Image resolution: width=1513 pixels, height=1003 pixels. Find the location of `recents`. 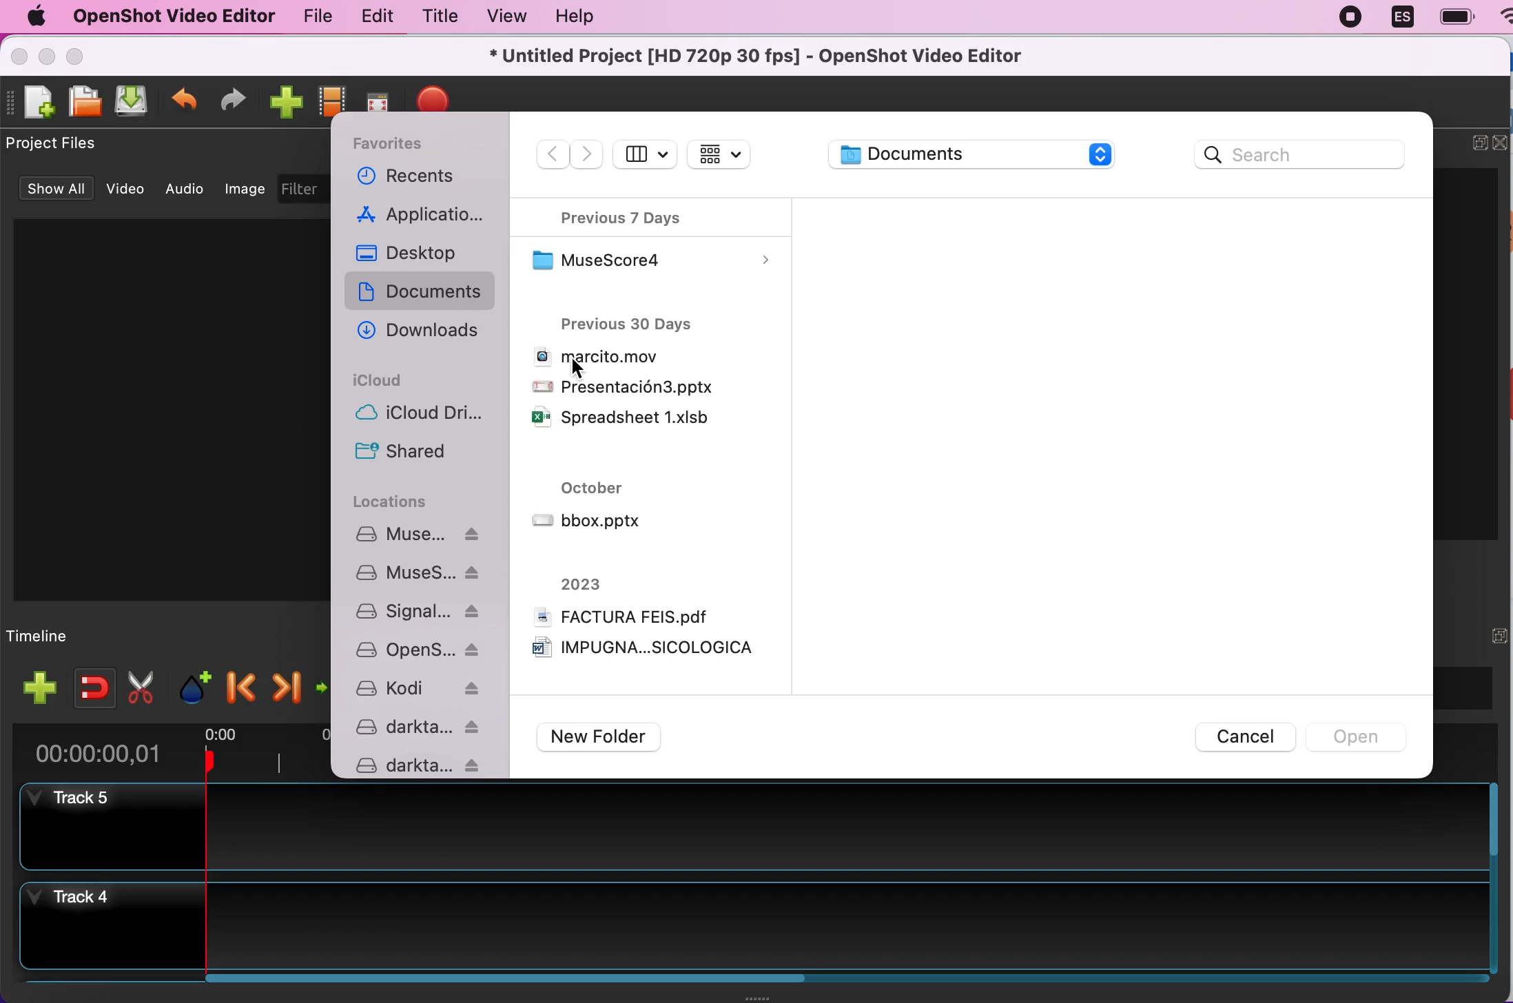

recents is located at coordinates (417, 178).